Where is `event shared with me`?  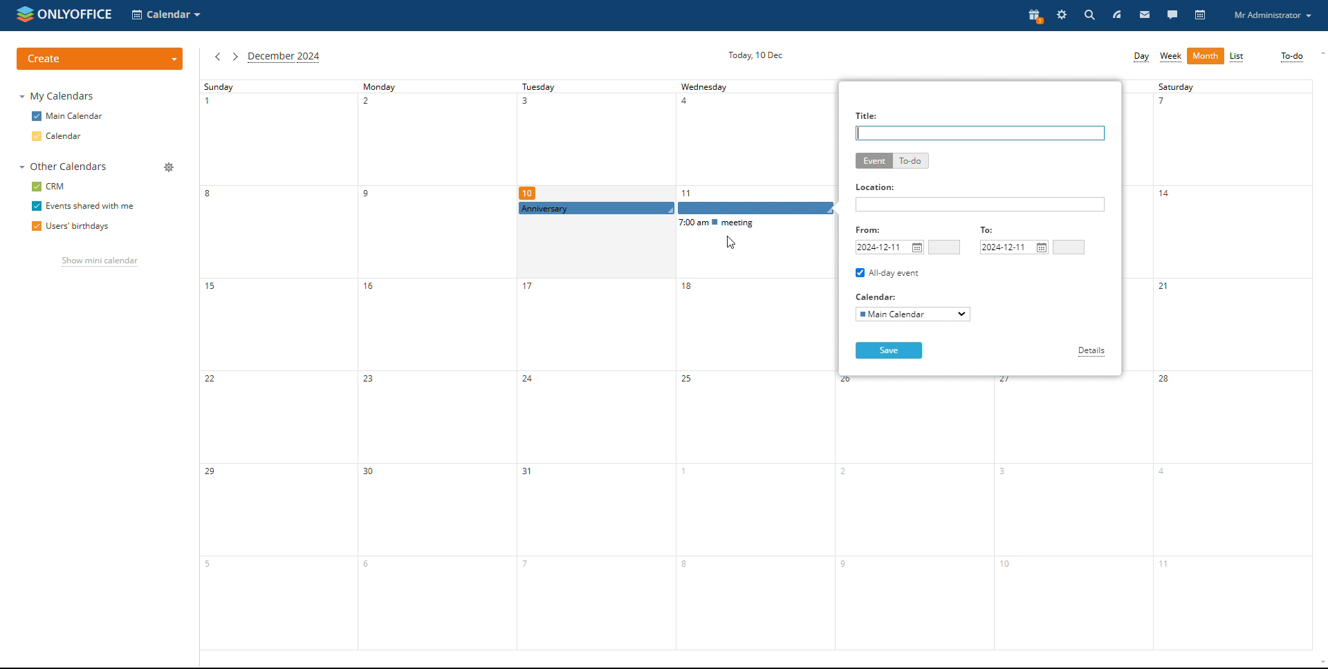
event shared with me is located at coordinates (82, 207).